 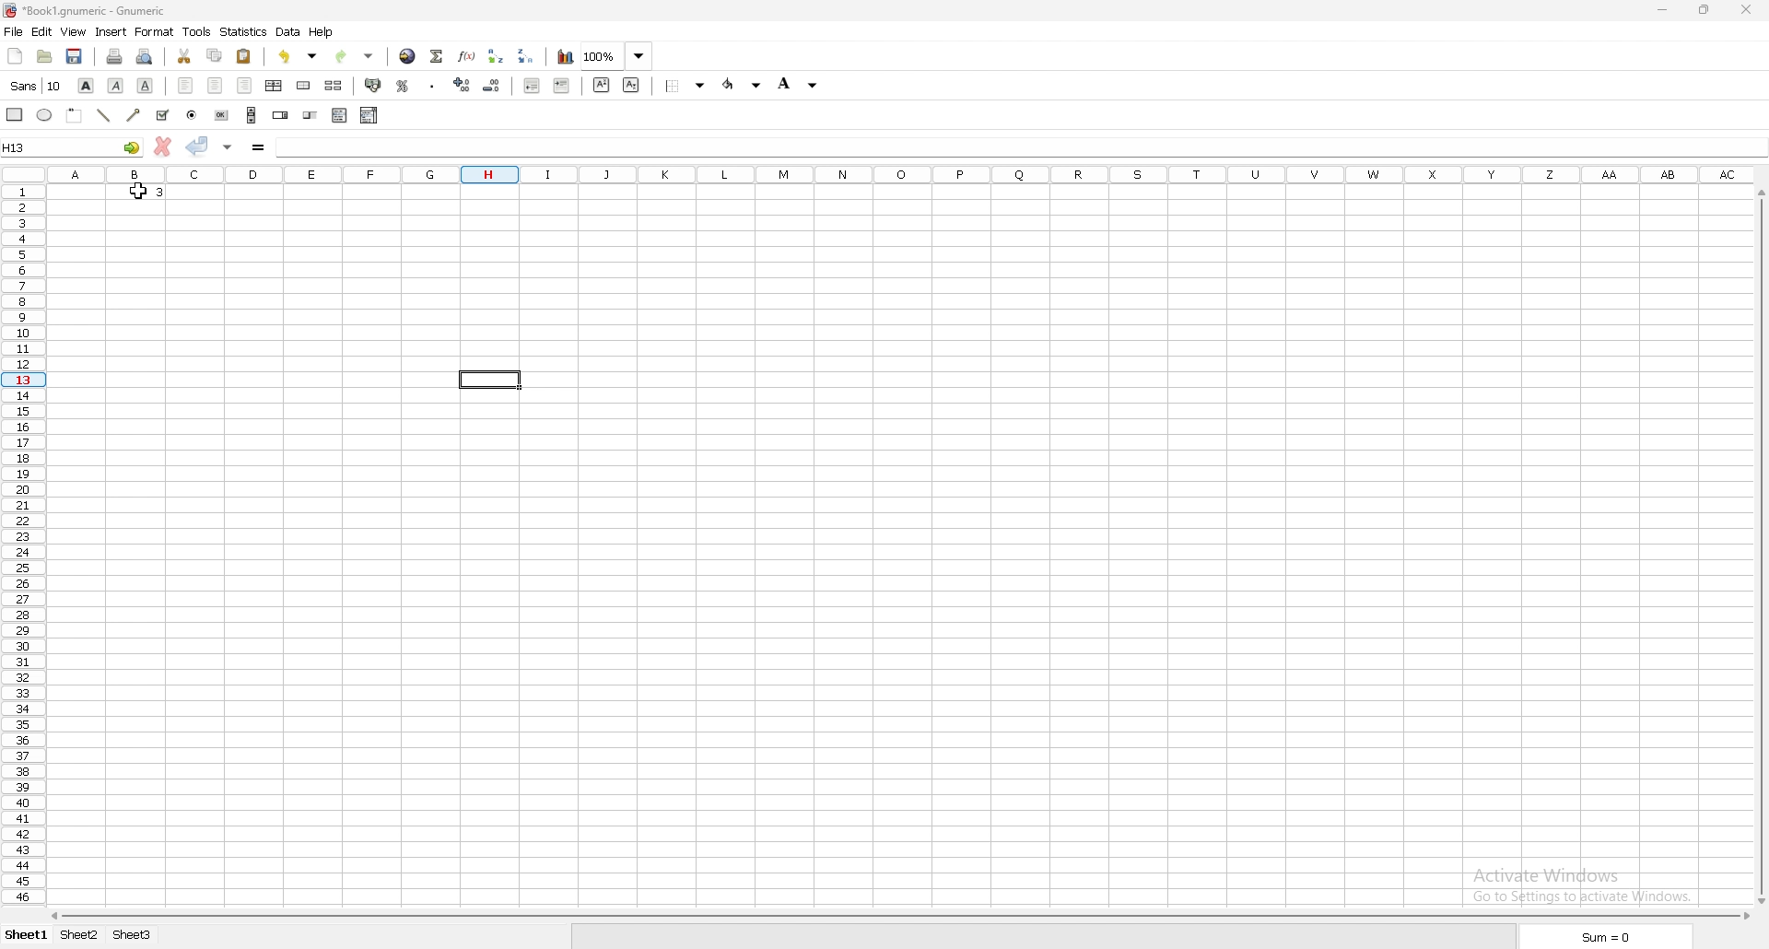 I want to click on subscript, so click(x=631, y=86).